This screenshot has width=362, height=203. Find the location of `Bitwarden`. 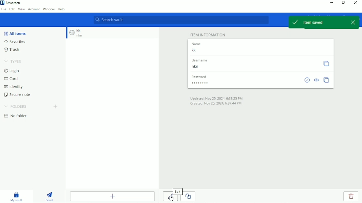

Bitwarden is located at coordinates (12, 3).